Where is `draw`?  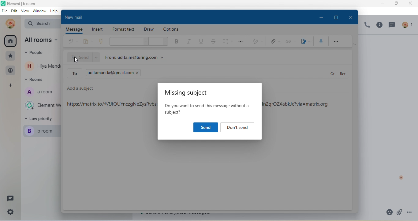 draw is located at coordinates (150, 30).